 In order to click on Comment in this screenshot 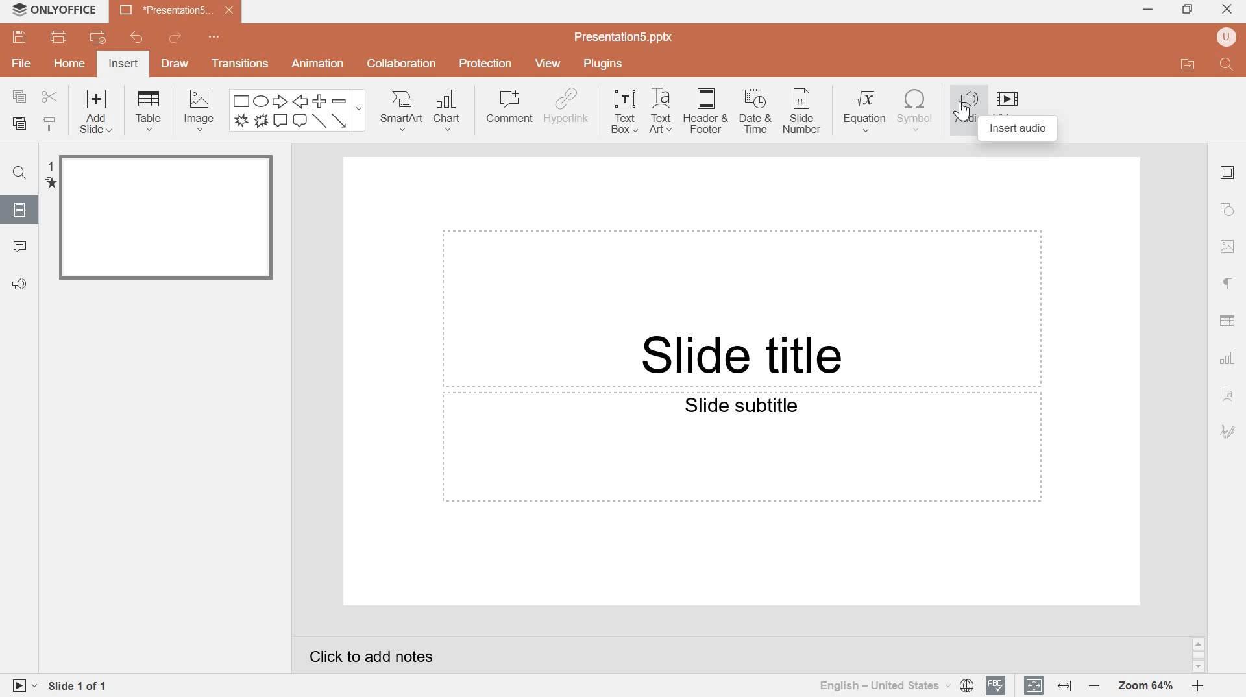, I will do `click(509, 107)`.